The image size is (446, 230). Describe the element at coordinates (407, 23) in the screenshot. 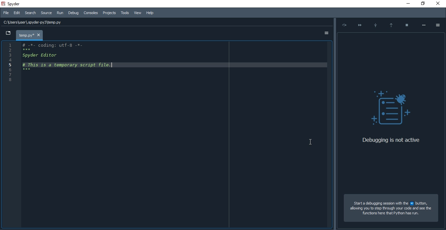

I see `Stop debugging` at that location.